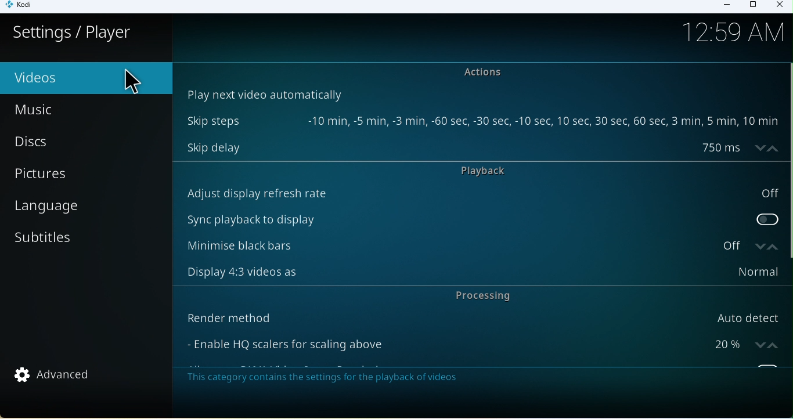 This screenshot has height=419, width=793. What do you see at coordinates (463, 147) in the screenshot?
I see `Skip delay` at bounding box center [463, 147].